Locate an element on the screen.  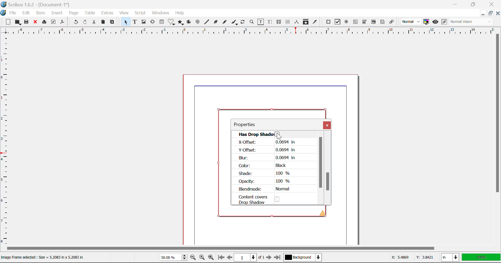
Has Drop Shadow is located at coordinates (275, 134).